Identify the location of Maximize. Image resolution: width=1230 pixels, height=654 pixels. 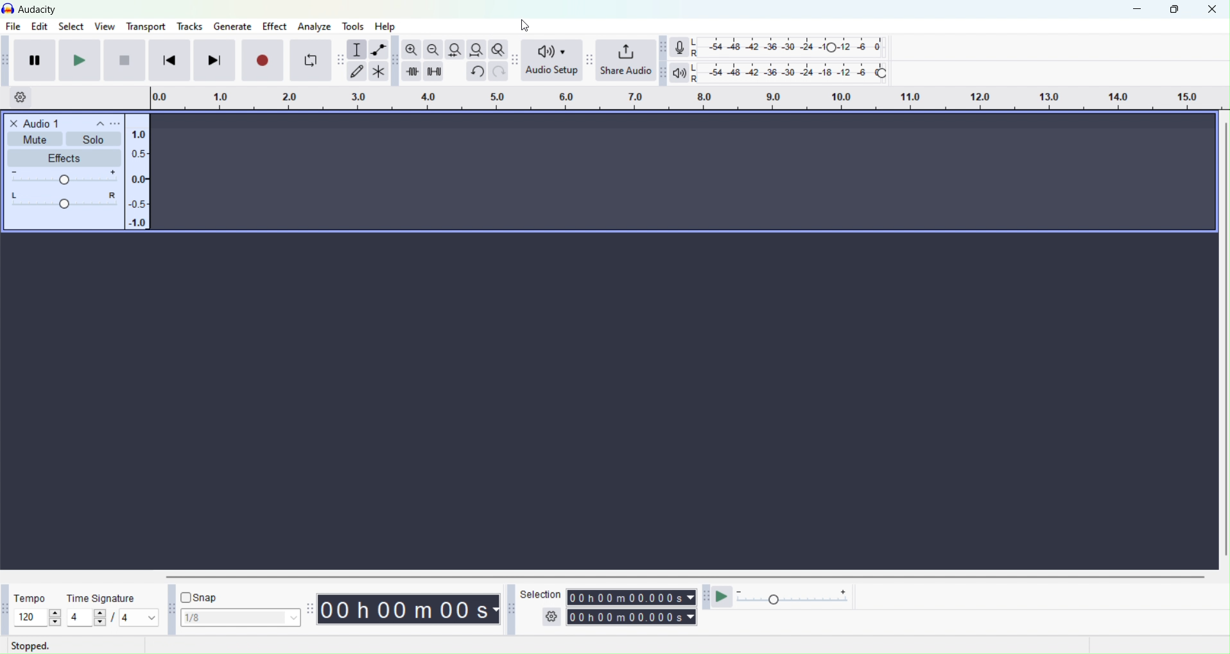
(1176, 10).